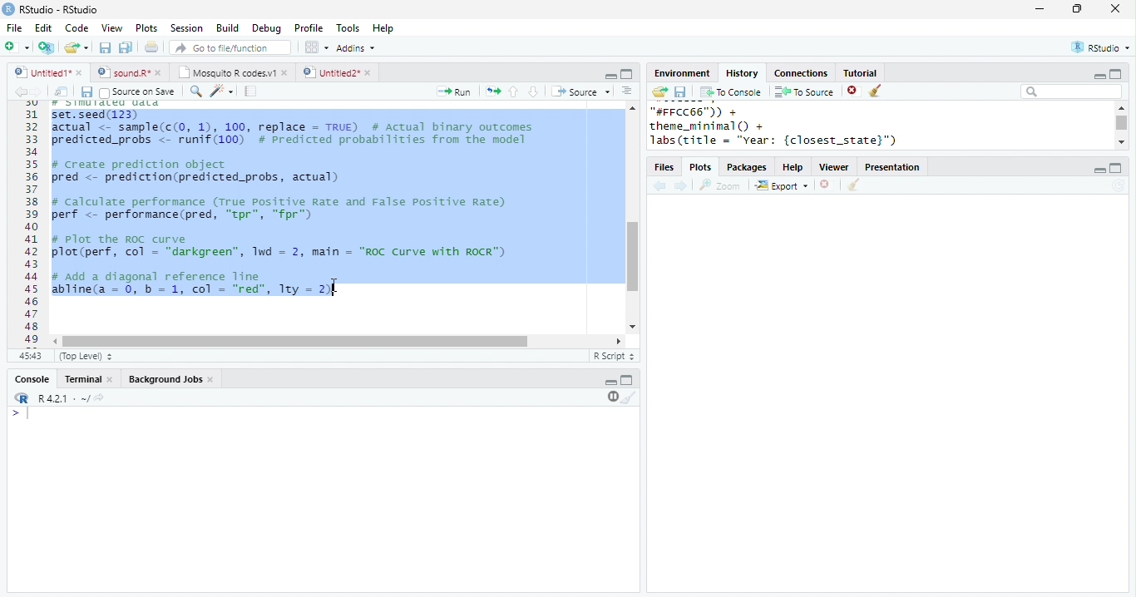 Image resolution: width=1136 pixels, height=597 pixels. Describe the element at coordinates (231, 47) in the screenshot. I see `search file` at that location.